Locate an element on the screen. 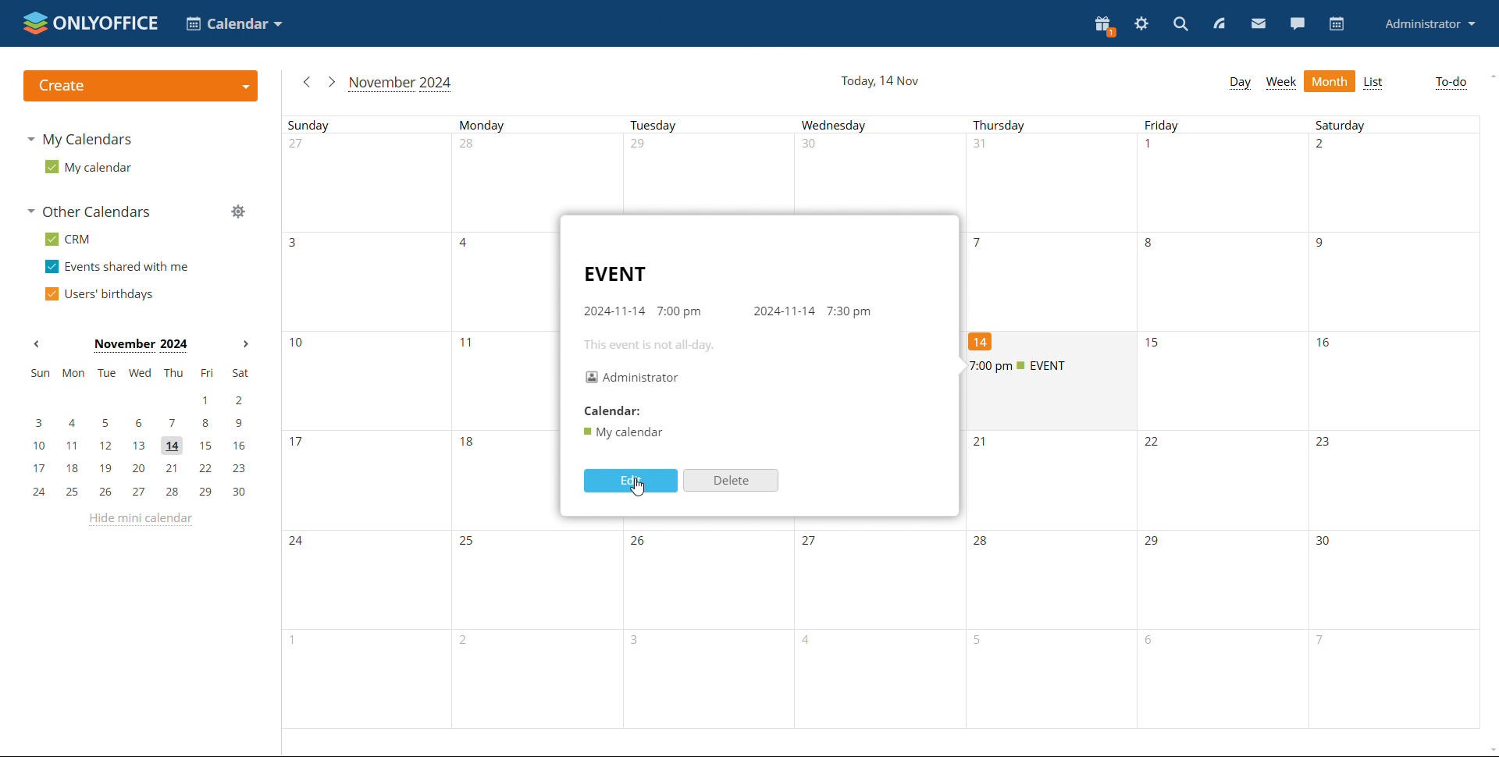 This screenshot has width=1499, height=757. previous month is located at coordinates (36, 344).